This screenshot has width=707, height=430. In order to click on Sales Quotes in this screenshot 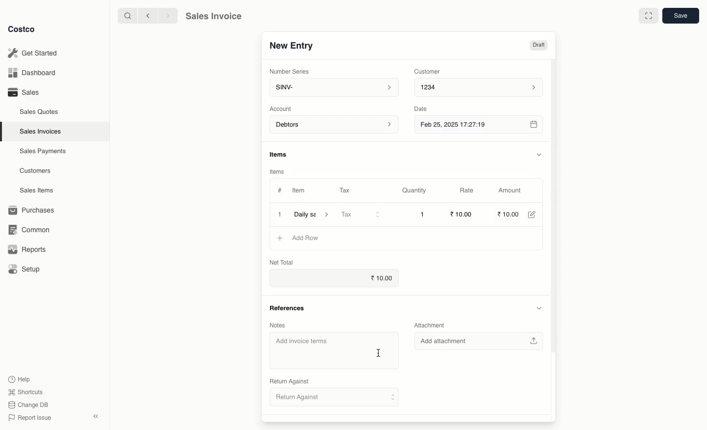, I will do `click(38, 112)`.